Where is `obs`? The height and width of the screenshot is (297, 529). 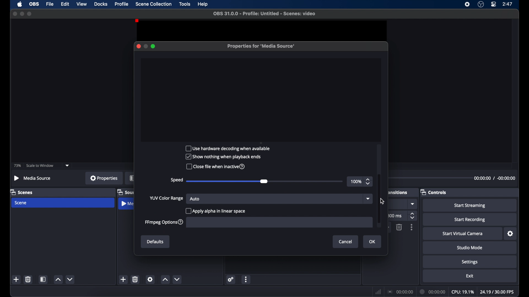 obs is located at coordinates (34, 4).